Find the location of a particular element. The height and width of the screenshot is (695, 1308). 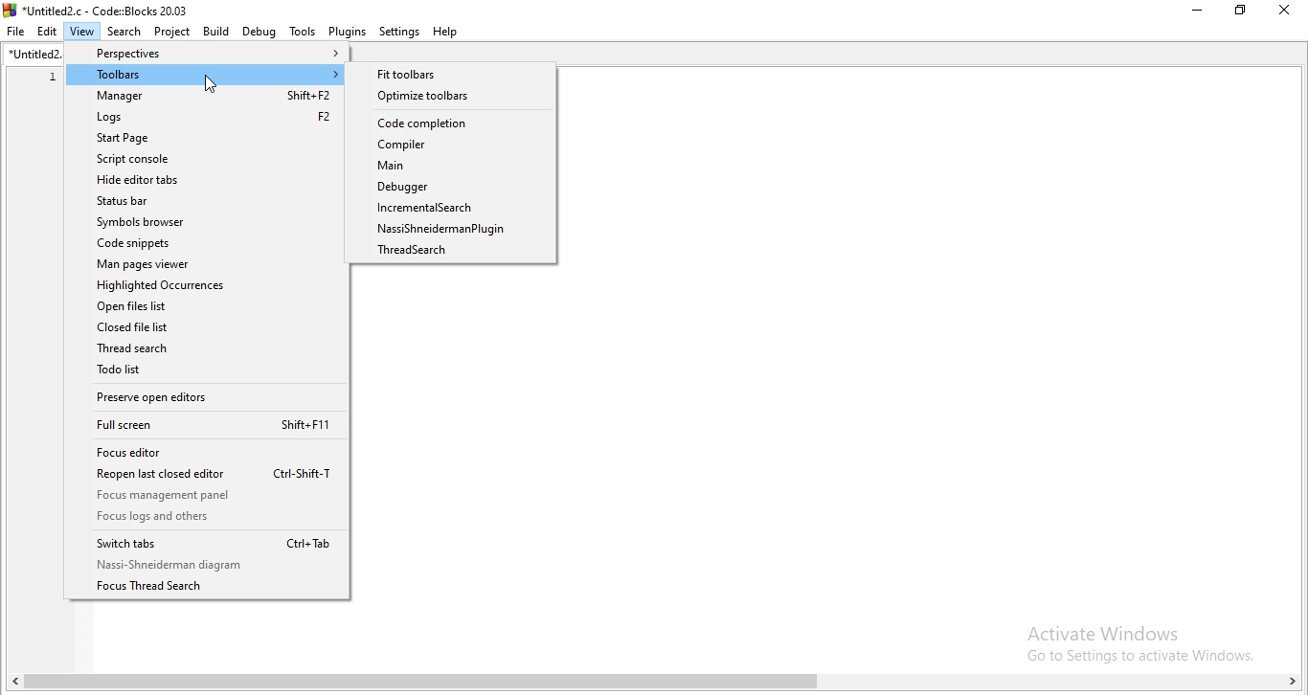

Build  is located at coordinates (216, 32).